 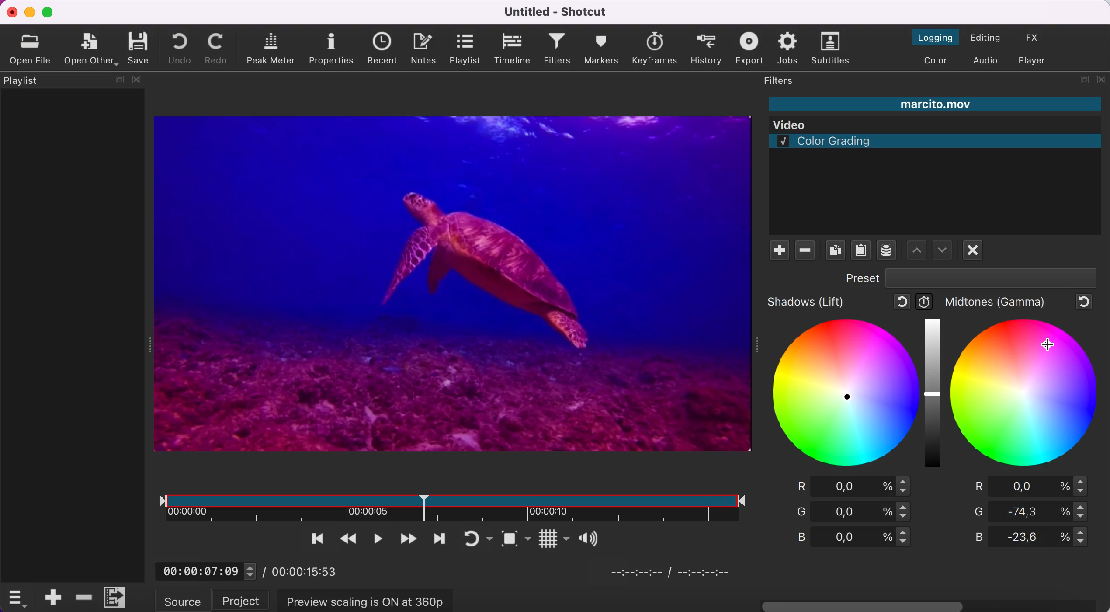 What do you see at coordinates (939, 184) in the screenshot?
I see `color grading filter` at bounding box center [939, 184].